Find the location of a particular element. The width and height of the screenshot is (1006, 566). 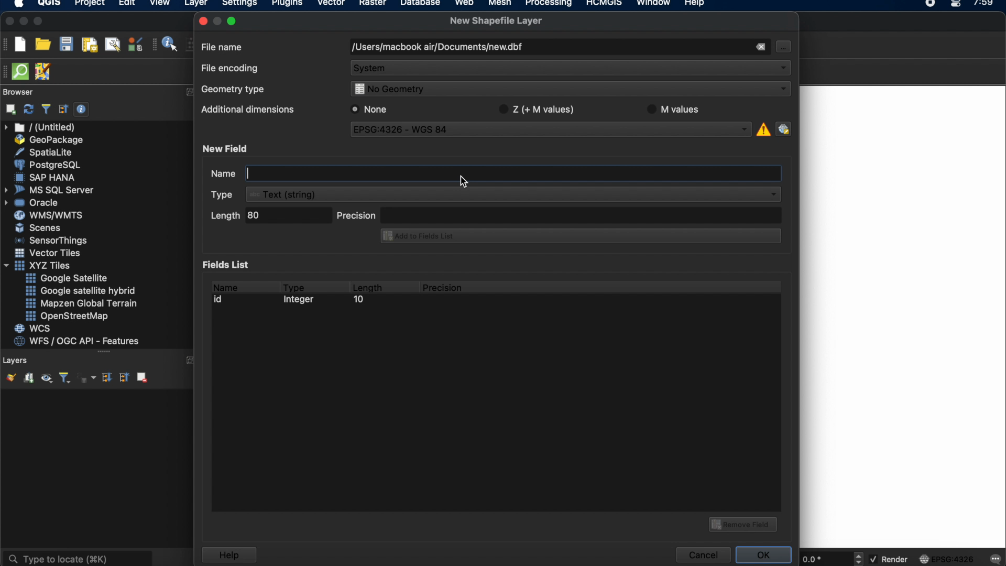

name is located at coordinates (224, 286).